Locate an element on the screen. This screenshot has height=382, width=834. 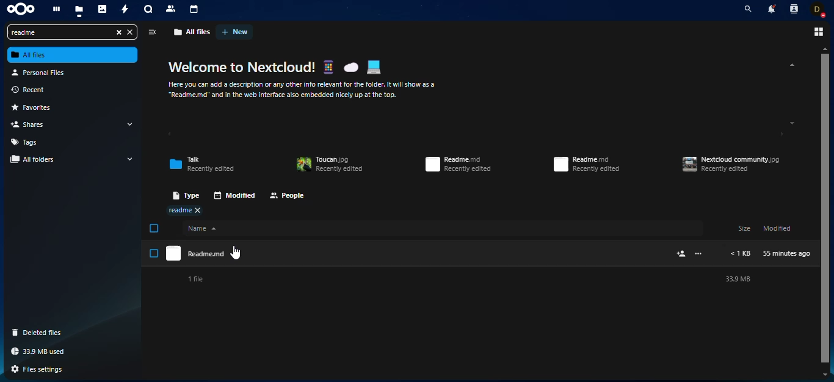
scroll left is located at coordinates (169, 135).